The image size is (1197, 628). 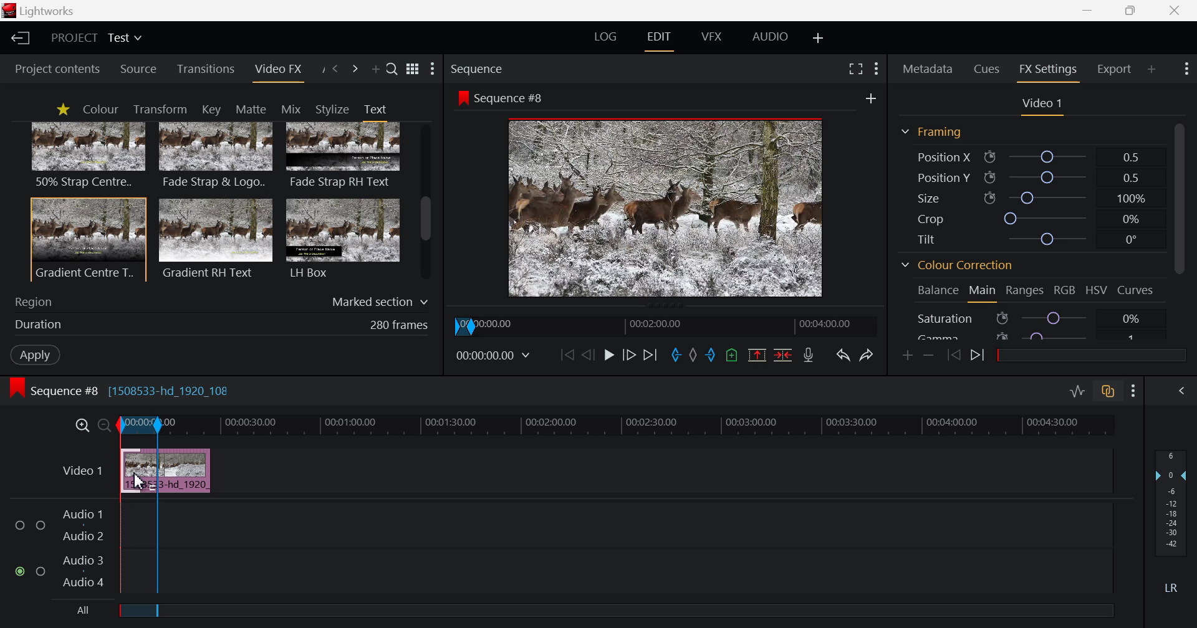 I want to click on Scroll Bar, so click(x=426, y=203).